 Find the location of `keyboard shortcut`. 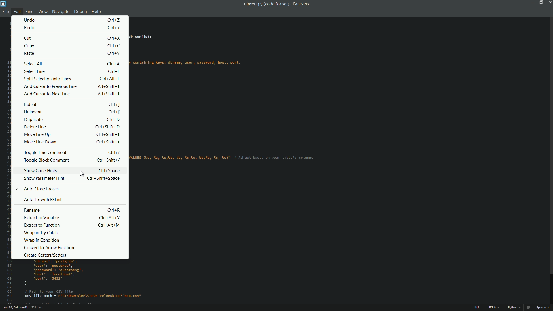

keyboard shortcut is located at coordinates (110, 79).